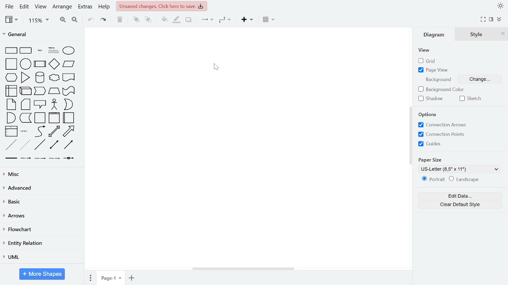 Image resolution: width=508 pixels, height=285 pixels. I want to click on bidirectional connector, so click(55, 145).